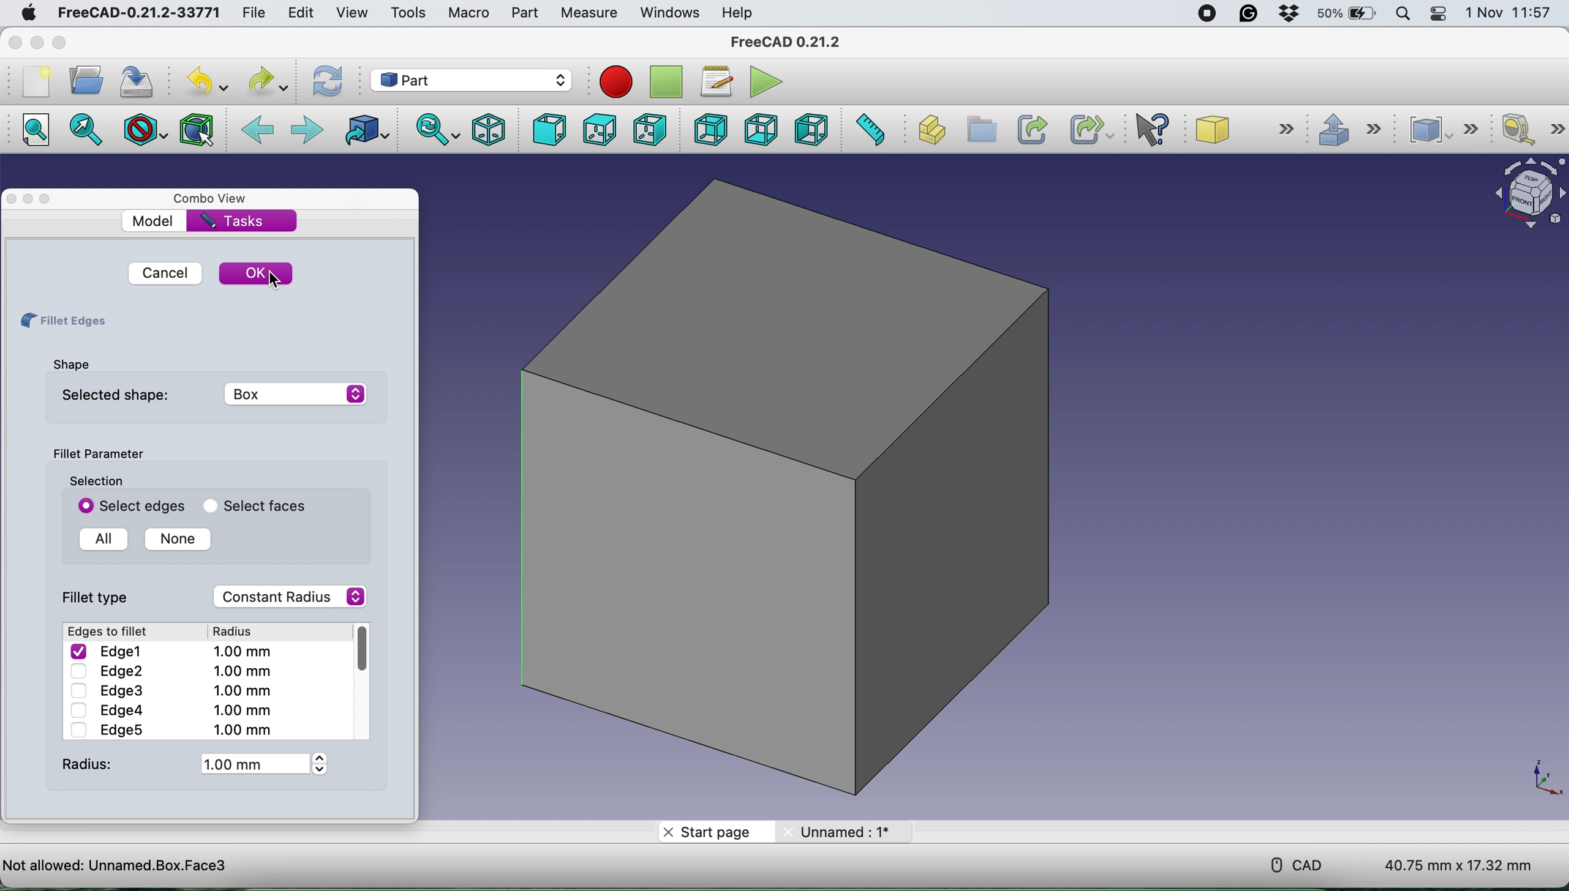  What do you see at coordinates (766, 80) in the screenshot?
I see `execute macros` at bounding box center [766, 80].